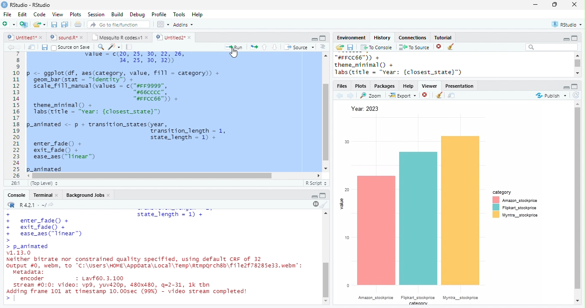  I want to click on theme_minimal() +labs(title = “Year: {closest_state}”), so click(103, 110).